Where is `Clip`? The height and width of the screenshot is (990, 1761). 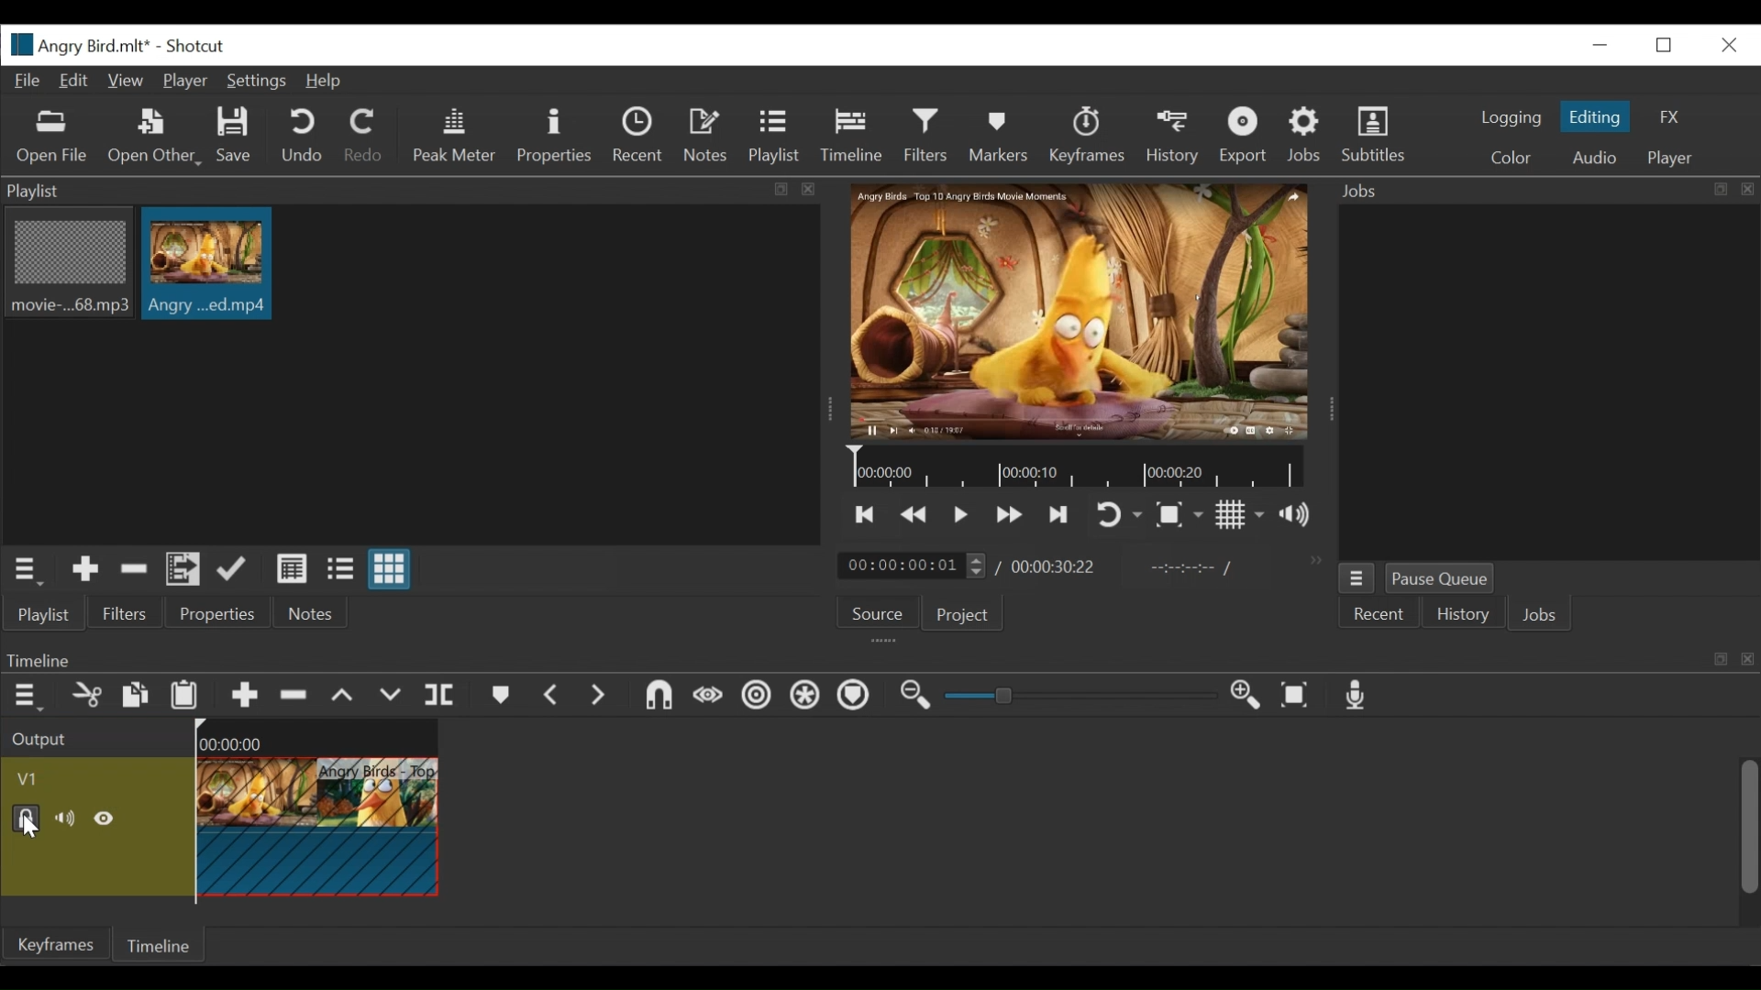
Clip is located at coordinates (67, 265).